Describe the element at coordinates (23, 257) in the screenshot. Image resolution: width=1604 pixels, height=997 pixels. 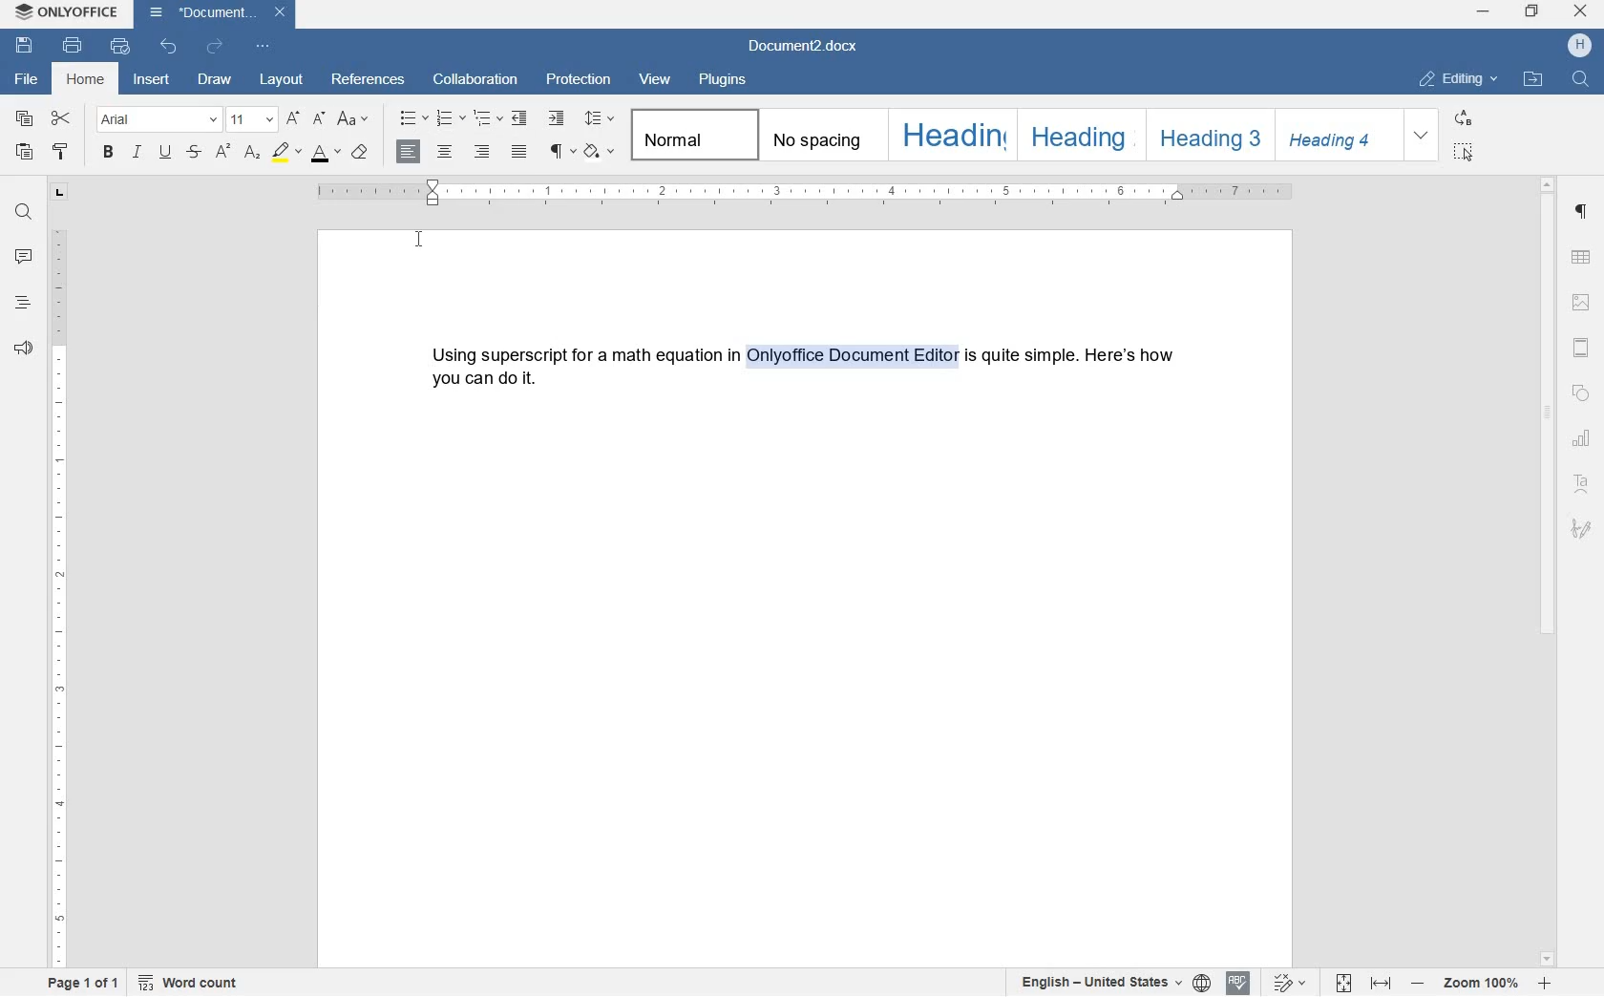
I see `comment` at that location.